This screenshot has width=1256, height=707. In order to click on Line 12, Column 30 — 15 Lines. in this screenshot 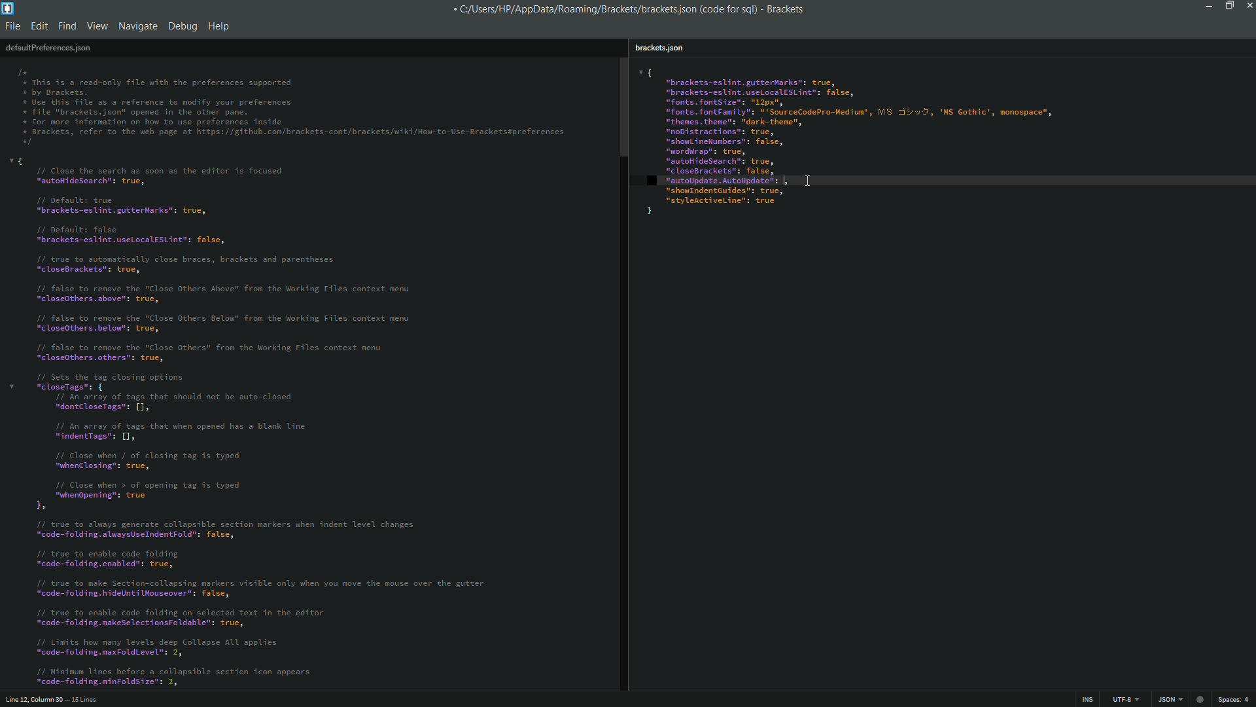, I will do `click(50, 698)`.